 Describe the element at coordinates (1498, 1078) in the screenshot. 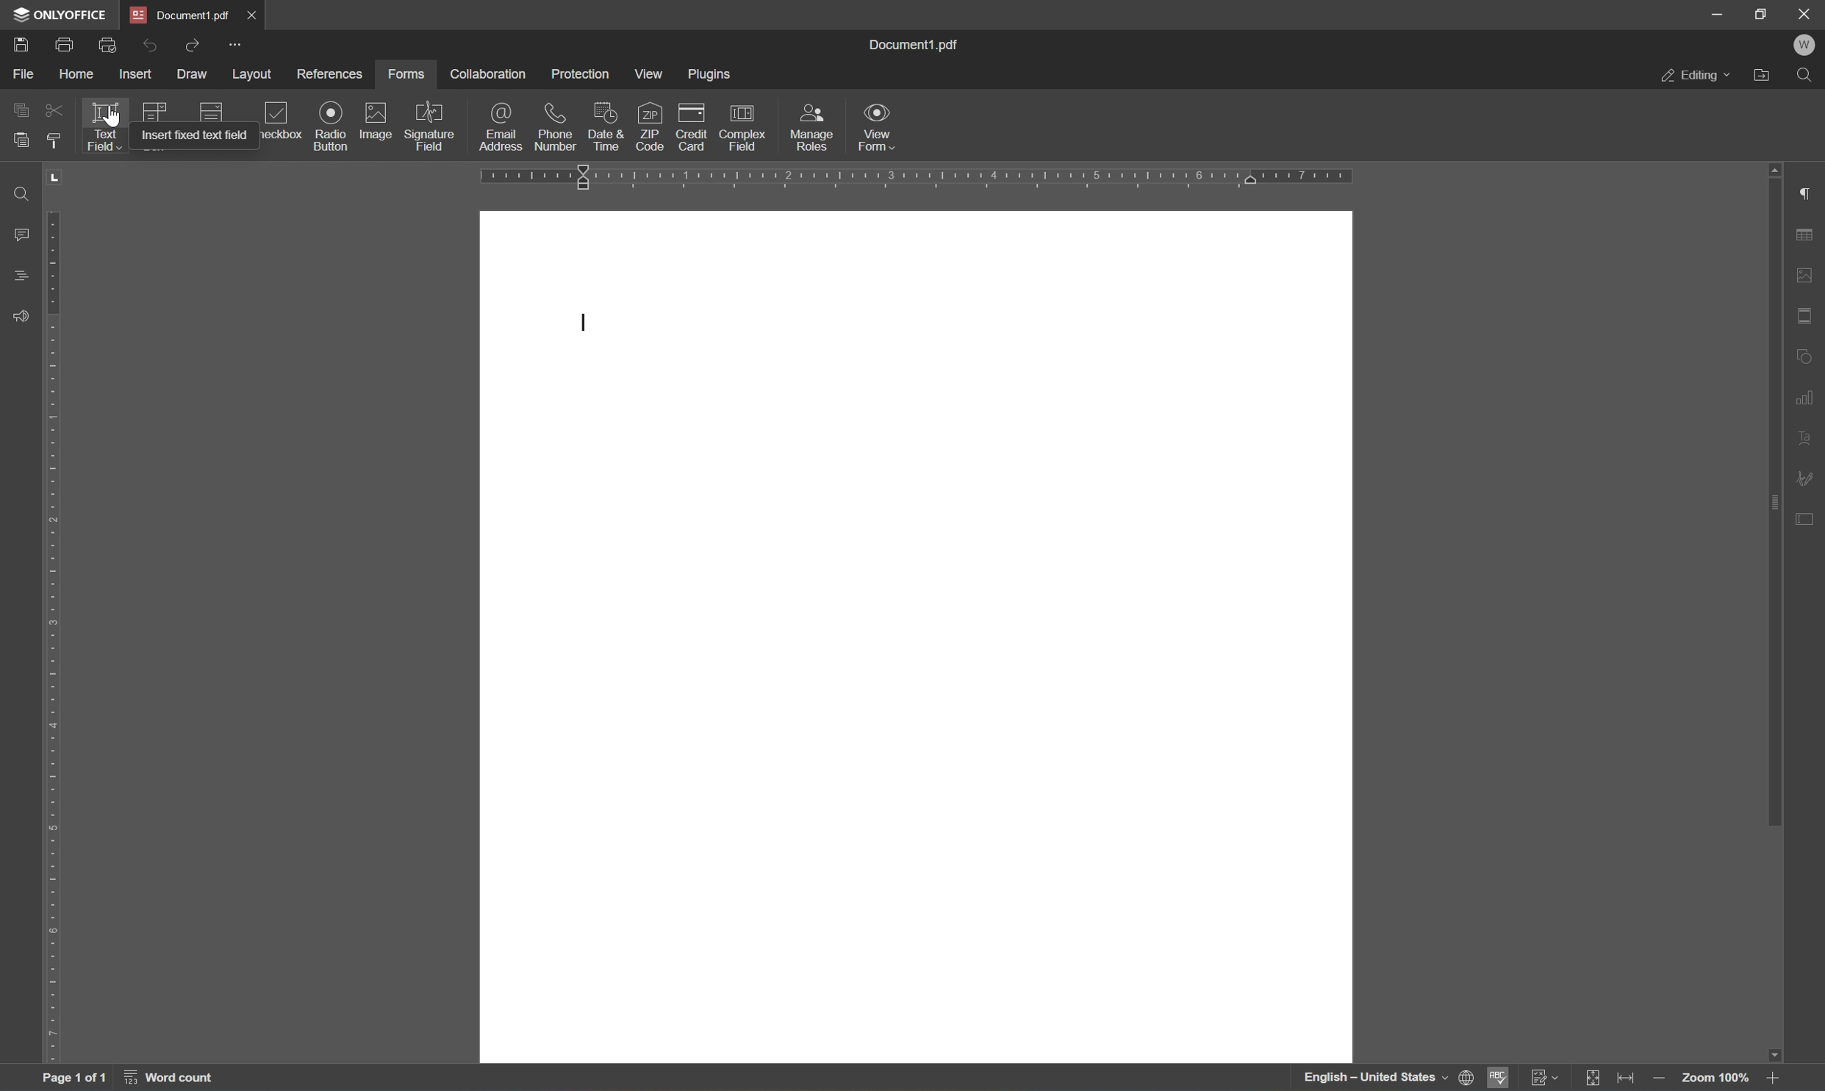

I see `spell checking` at that location.